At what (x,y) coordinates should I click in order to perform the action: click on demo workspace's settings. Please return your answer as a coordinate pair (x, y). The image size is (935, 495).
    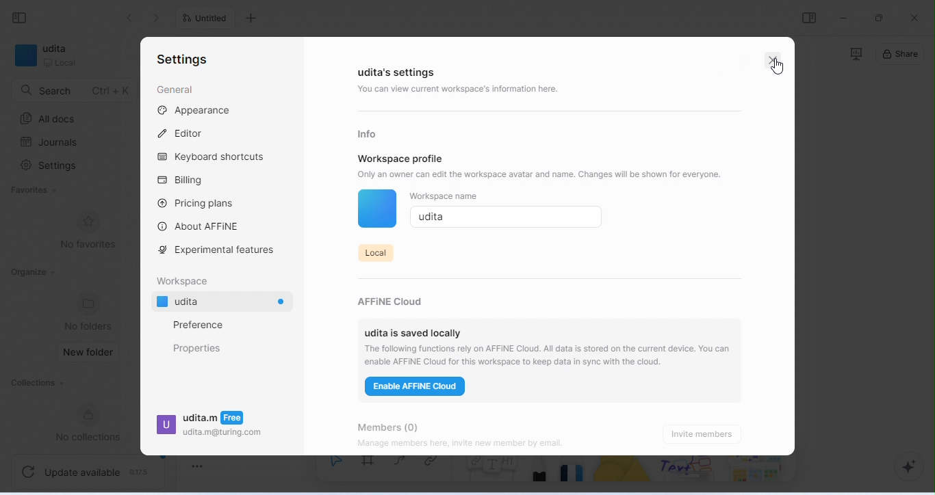
    Looking at the image, I should click on (430, 73).